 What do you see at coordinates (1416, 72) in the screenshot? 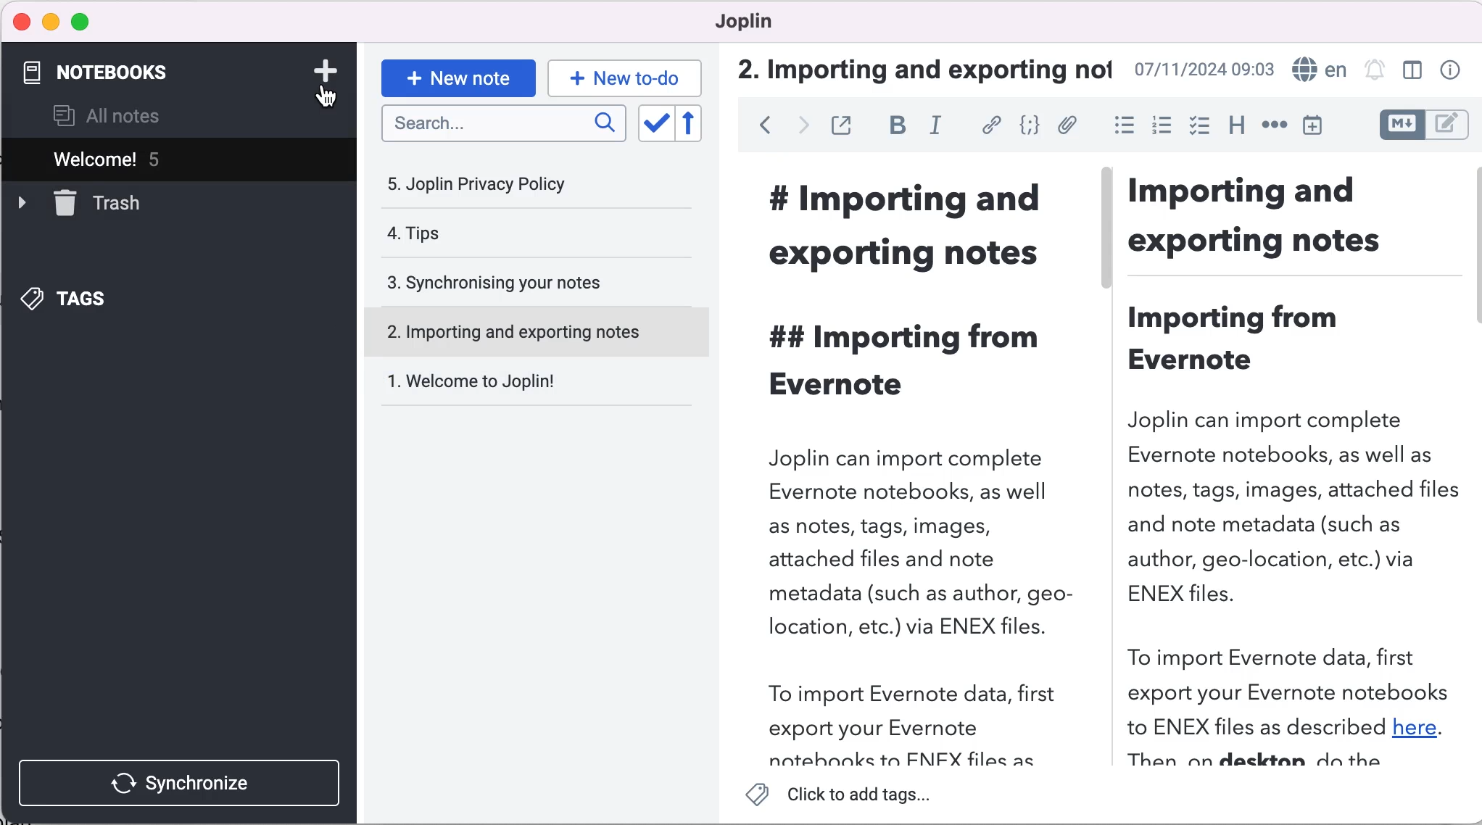
I see `toggle editor layout` at bounding box center [1416, 72].